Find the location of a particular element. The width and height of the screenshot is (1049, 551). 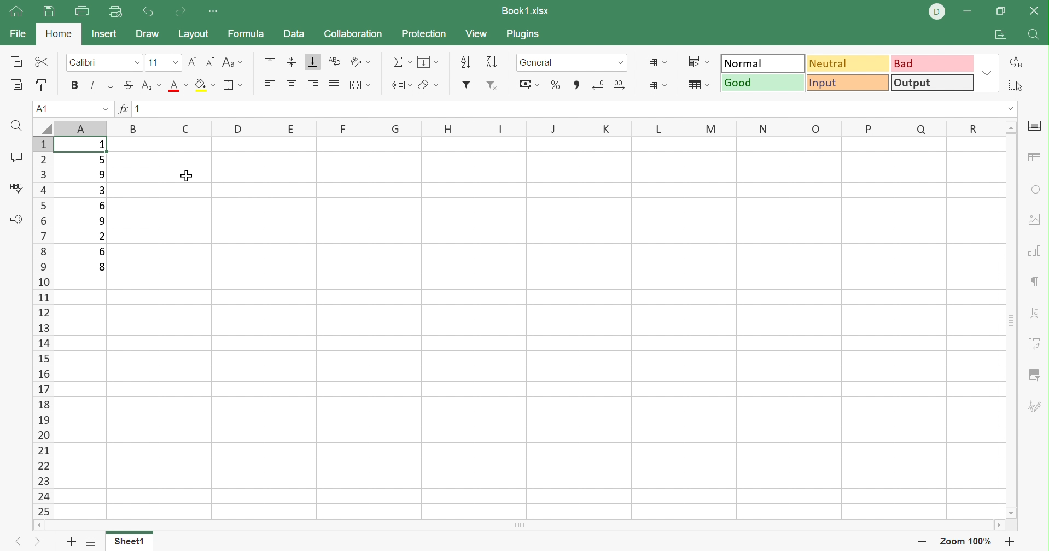

Protection is located at coordinates (424, 34).